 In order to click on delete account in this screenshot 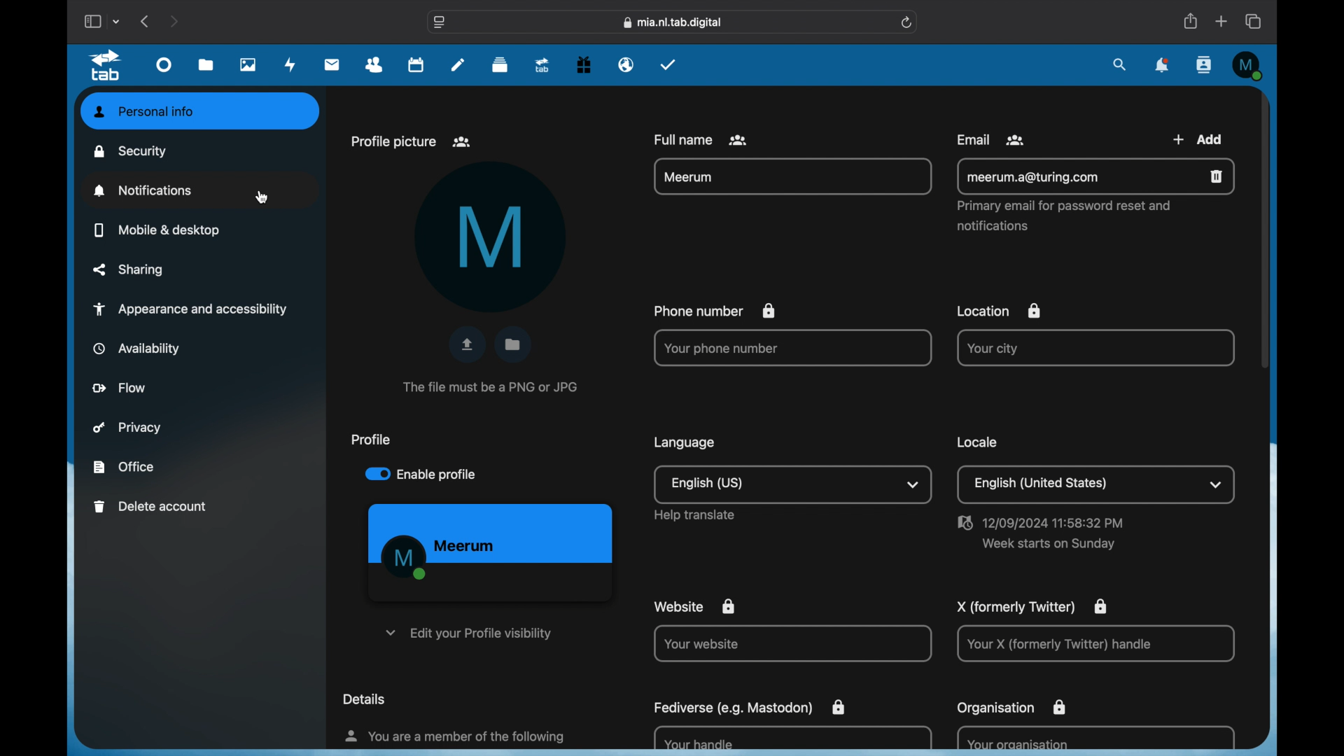, I will do `click(151, 507)`.